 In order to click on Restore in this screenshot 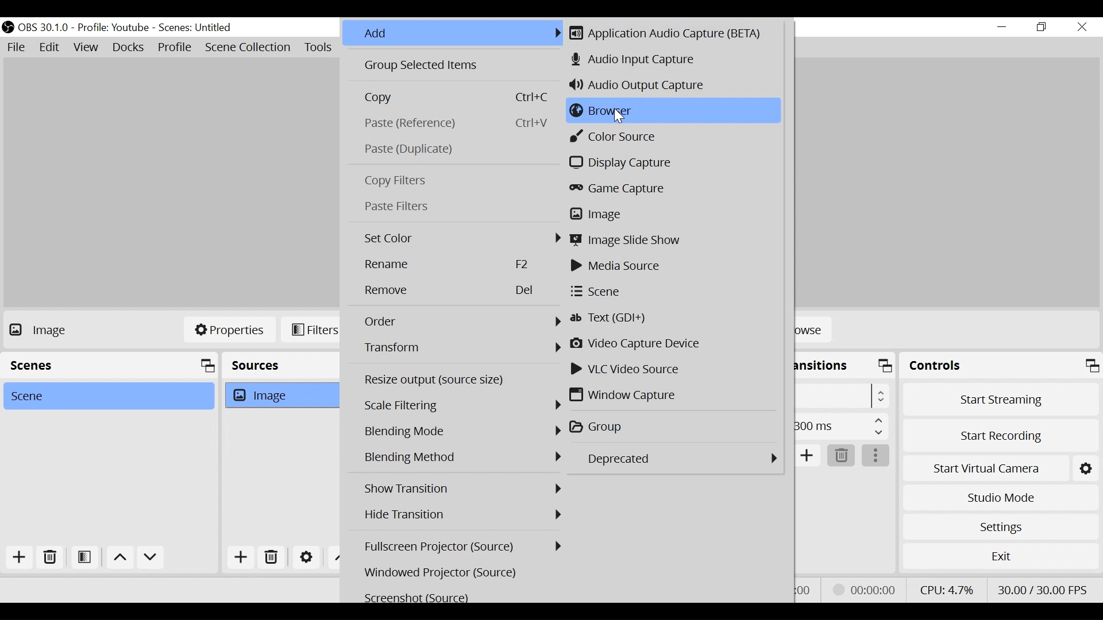, I will do `click(1044, 28)`.